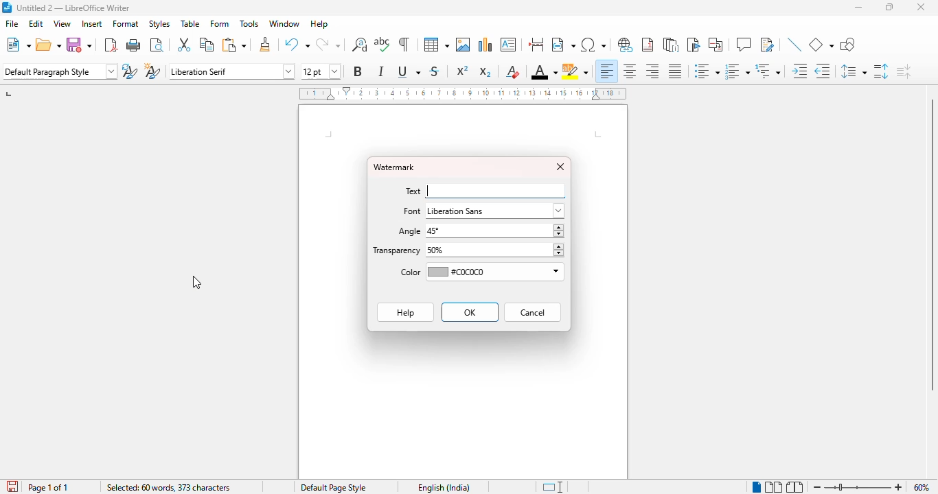  I want to click on file, so click(13, 23).